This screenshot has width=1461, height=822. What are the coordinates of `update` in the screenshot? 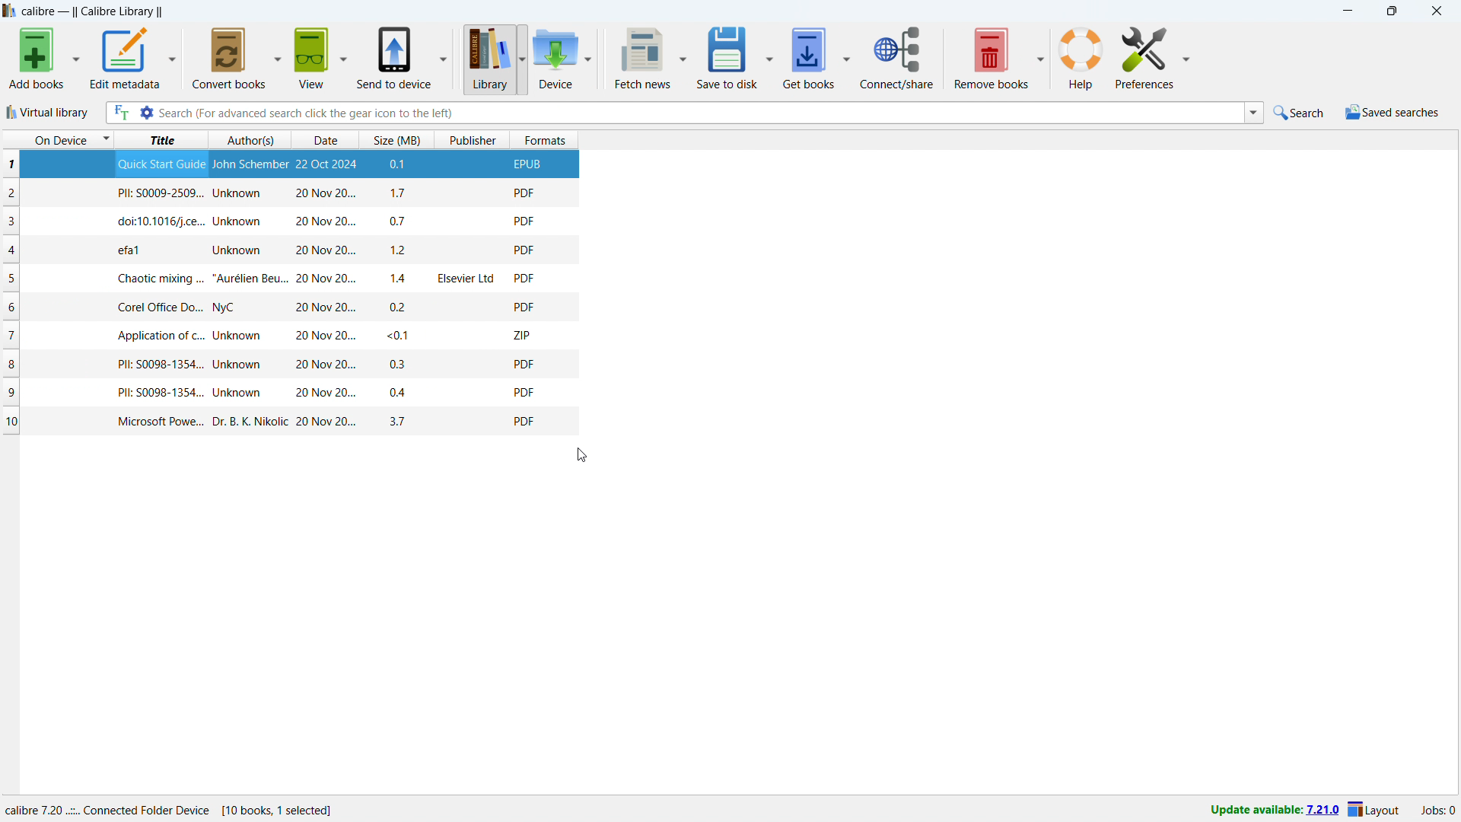 It's located at (1272, 812).